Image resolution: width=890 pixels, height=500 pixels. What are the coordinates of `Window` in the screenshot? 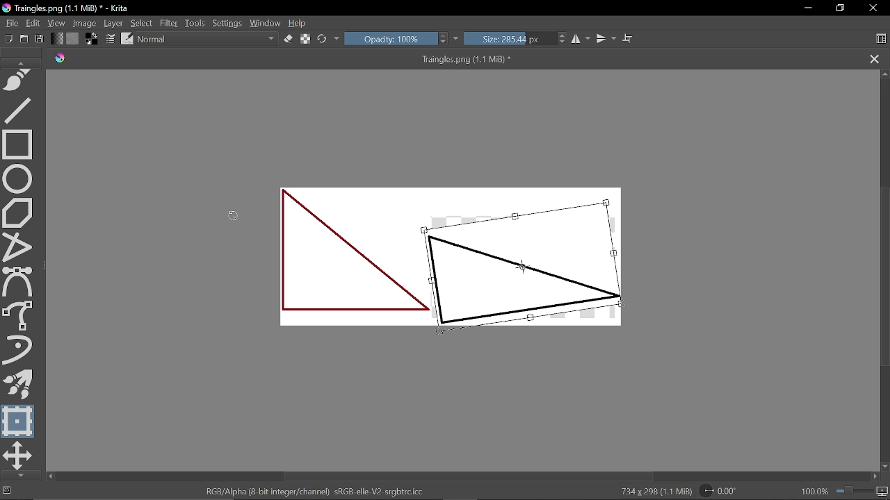 It's located at (265, 24).